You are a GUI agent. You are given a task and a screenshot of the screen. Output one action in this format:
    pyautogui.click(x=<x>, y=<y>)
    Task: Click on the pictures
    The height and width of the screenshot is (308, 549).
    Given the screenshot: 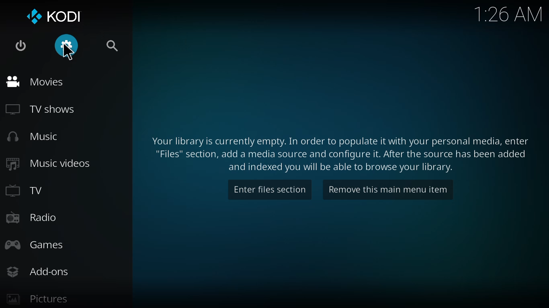 What is the action you would take?
    pyautogui.click(x=37, y=299)
    